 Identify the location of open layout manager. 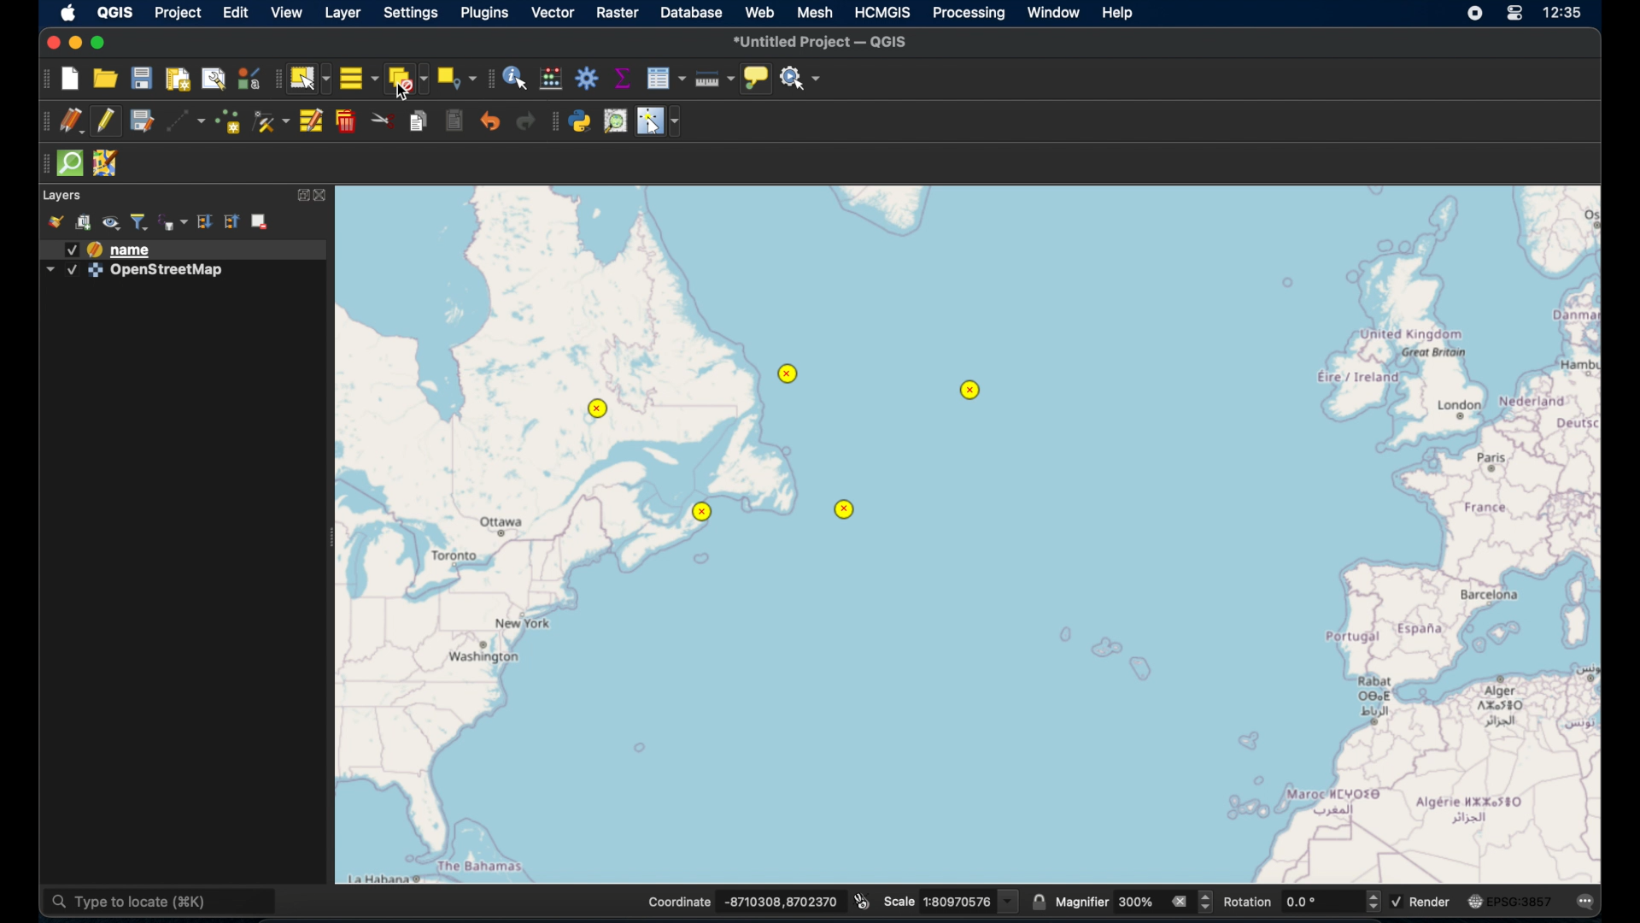
(213, 80).